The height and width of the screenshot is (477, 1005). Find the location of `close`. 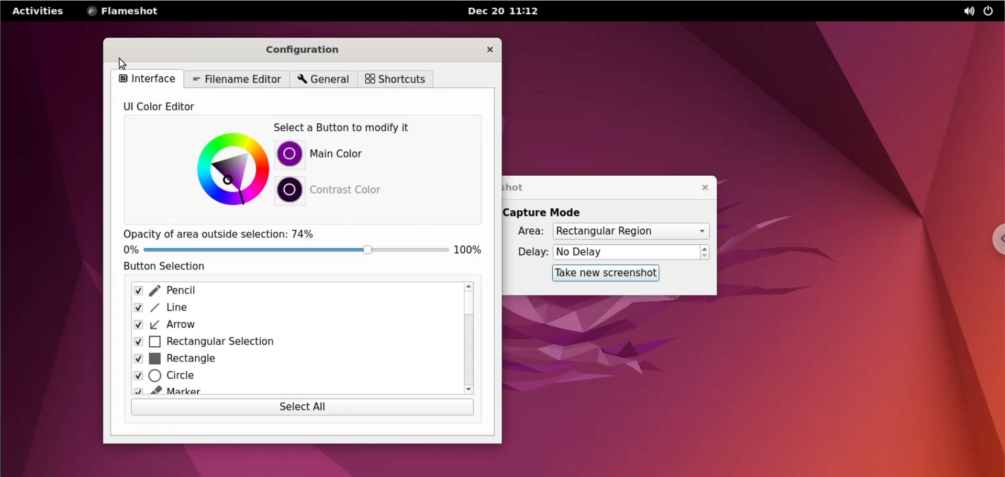

close is located at coordinates (698, 187).